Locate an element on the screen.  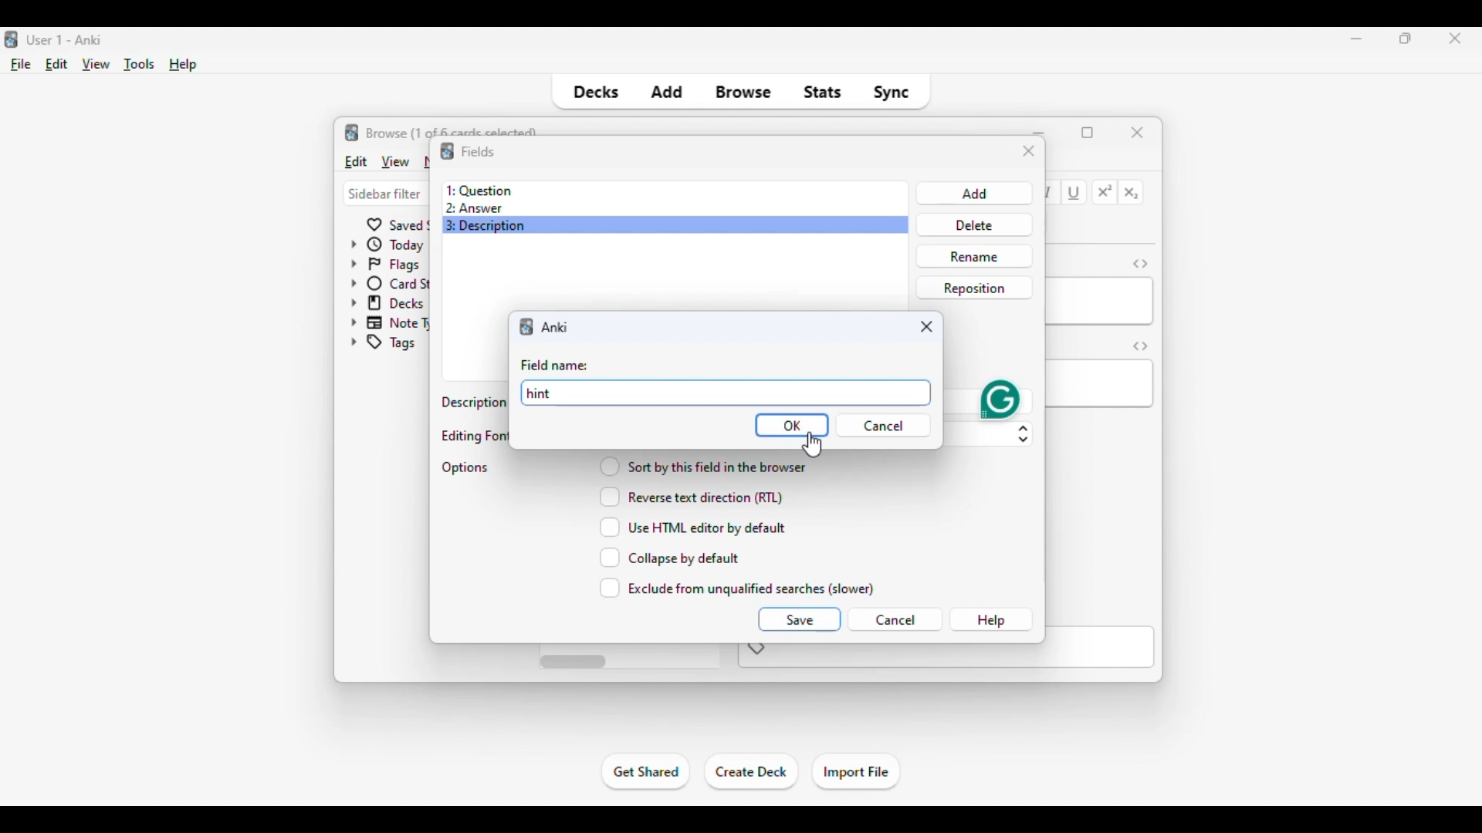
close is located at coordinates (1138, 131).